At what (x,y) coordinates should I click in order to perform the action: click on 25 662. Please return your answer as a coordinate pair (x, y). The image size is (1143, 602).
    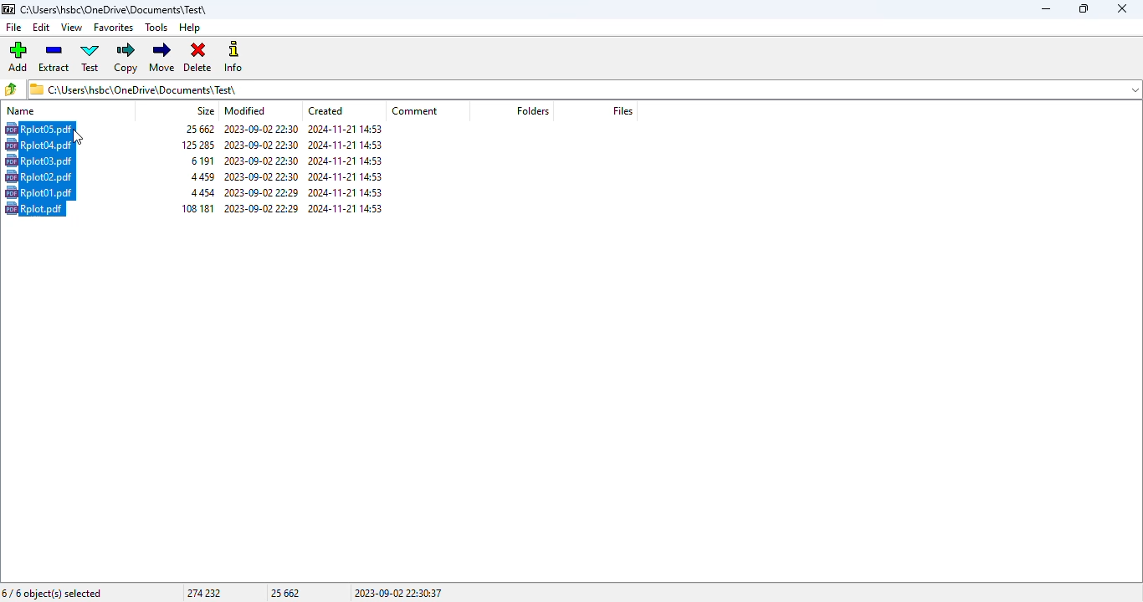
    Looking at the image, I should click on (286, 593).